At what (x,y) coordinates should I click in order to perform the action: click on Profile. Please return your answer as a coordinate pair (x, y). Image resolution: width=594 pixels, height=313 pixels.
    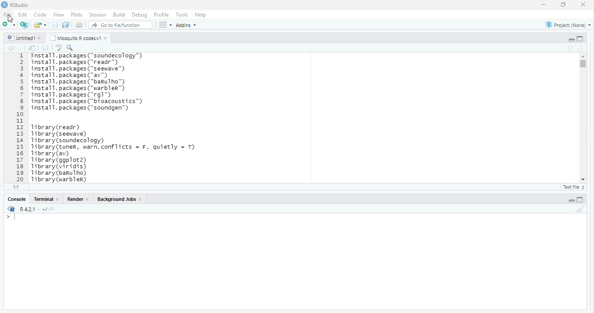
    Looking at the image, I should click on (162, 14).